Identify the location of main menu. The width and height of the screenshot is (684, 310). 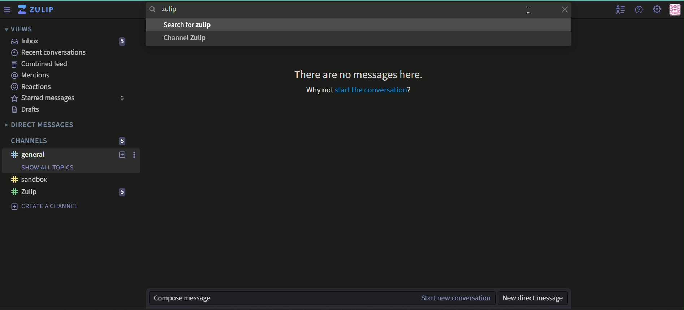
(658, 8).